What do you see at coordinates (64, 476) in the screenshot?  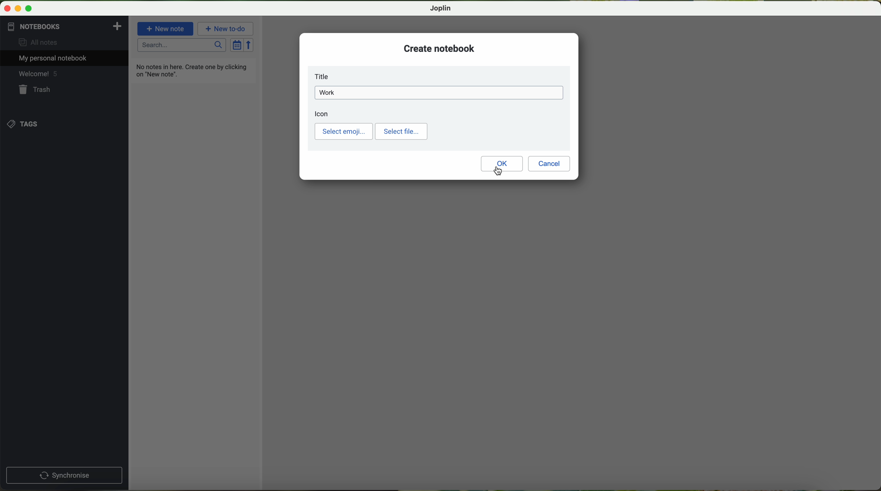 I see `synchronise button` at bounding box center [64, 476].